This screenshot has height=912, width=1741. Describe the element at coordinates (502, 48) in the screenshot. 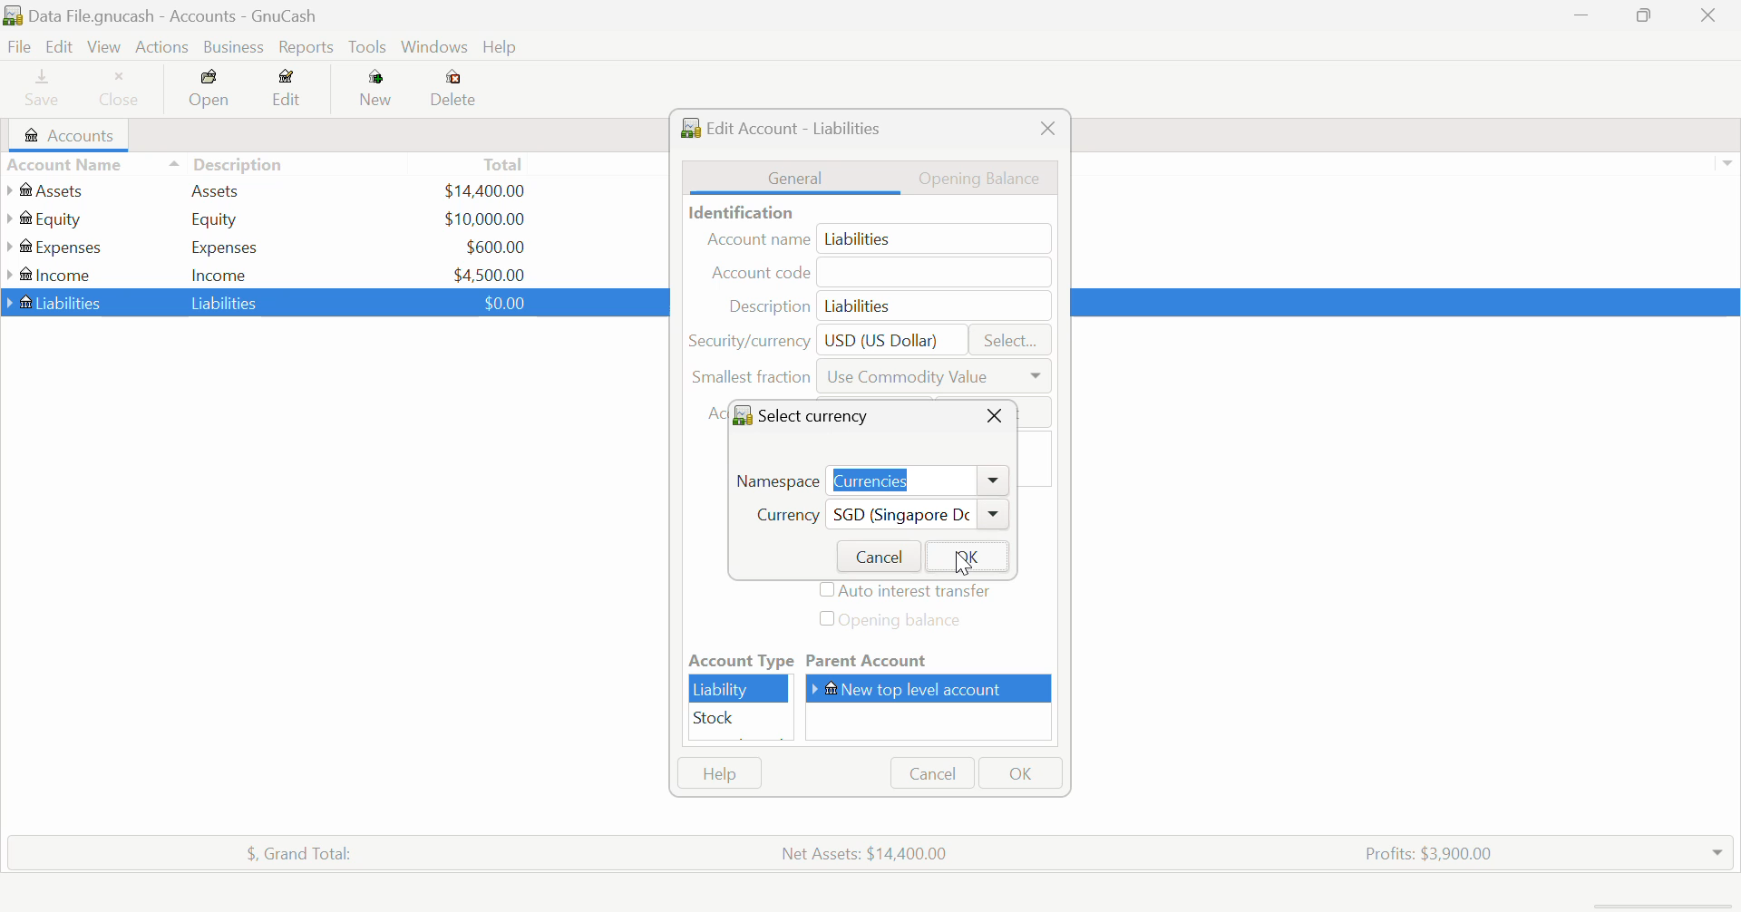

I see `Help` at that location.